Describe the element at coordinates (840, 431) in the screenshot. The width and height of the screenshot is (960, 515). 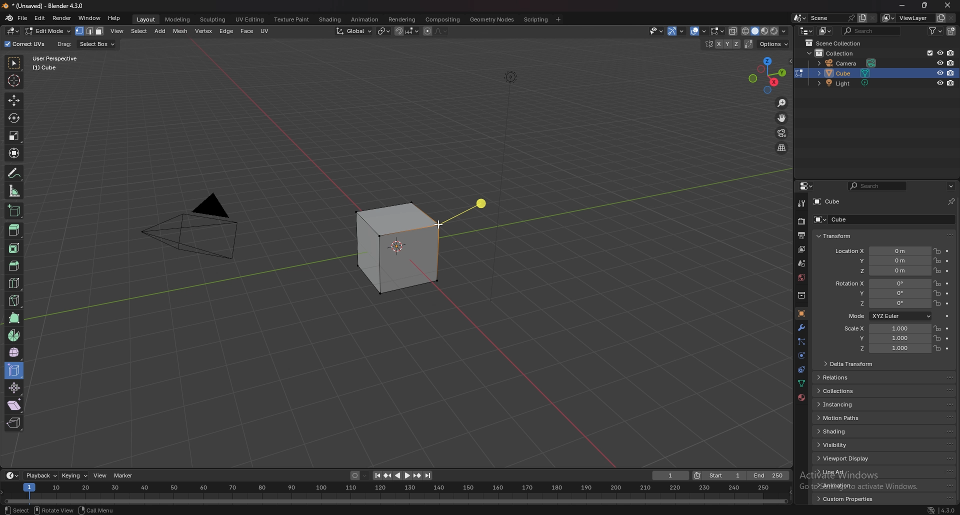
I see `shading` at that location.